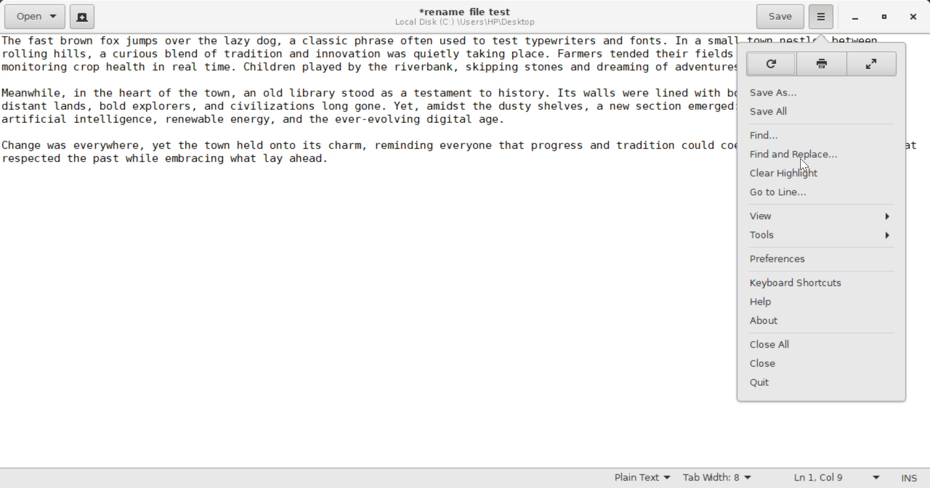 The image size is (930, 488). I want to click on Close All, so click(821, 347).